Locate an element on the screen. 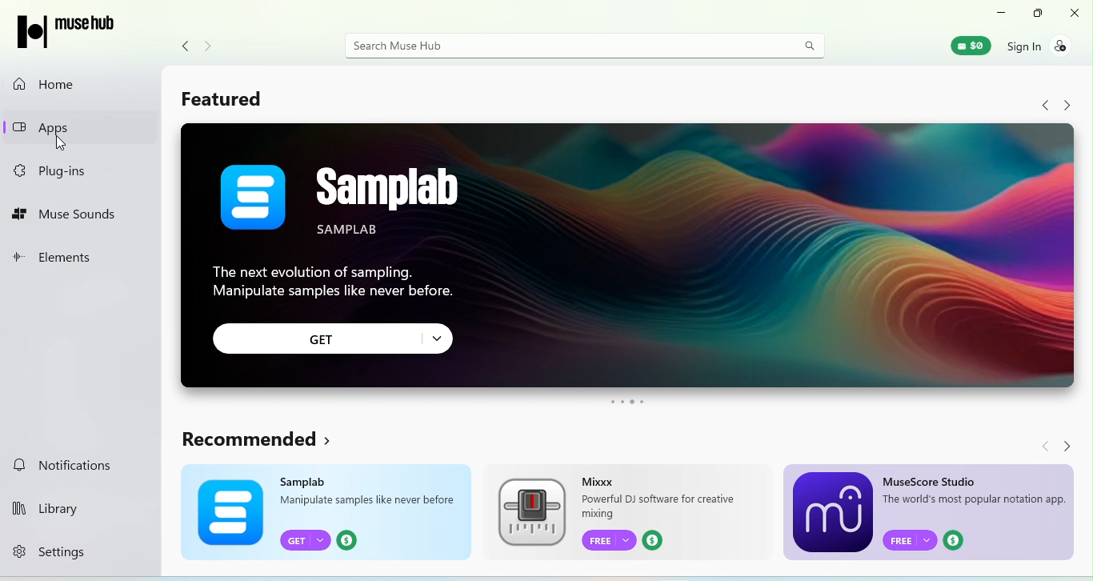 The image size is (1093, 581). Search Muse Hub  is located at coordinates (566, 47).